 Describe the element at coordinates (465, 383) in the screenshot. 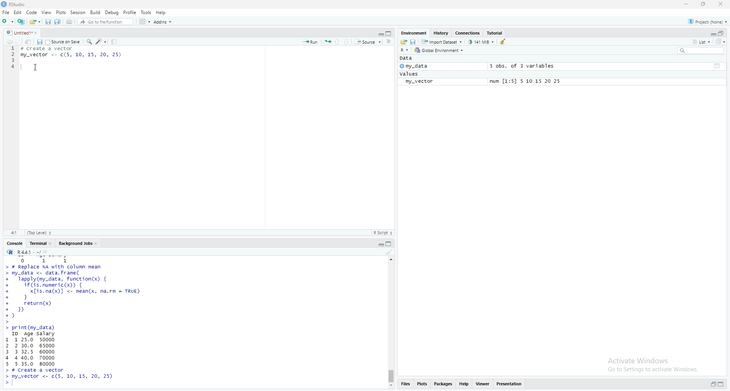

I see `help` at that location.